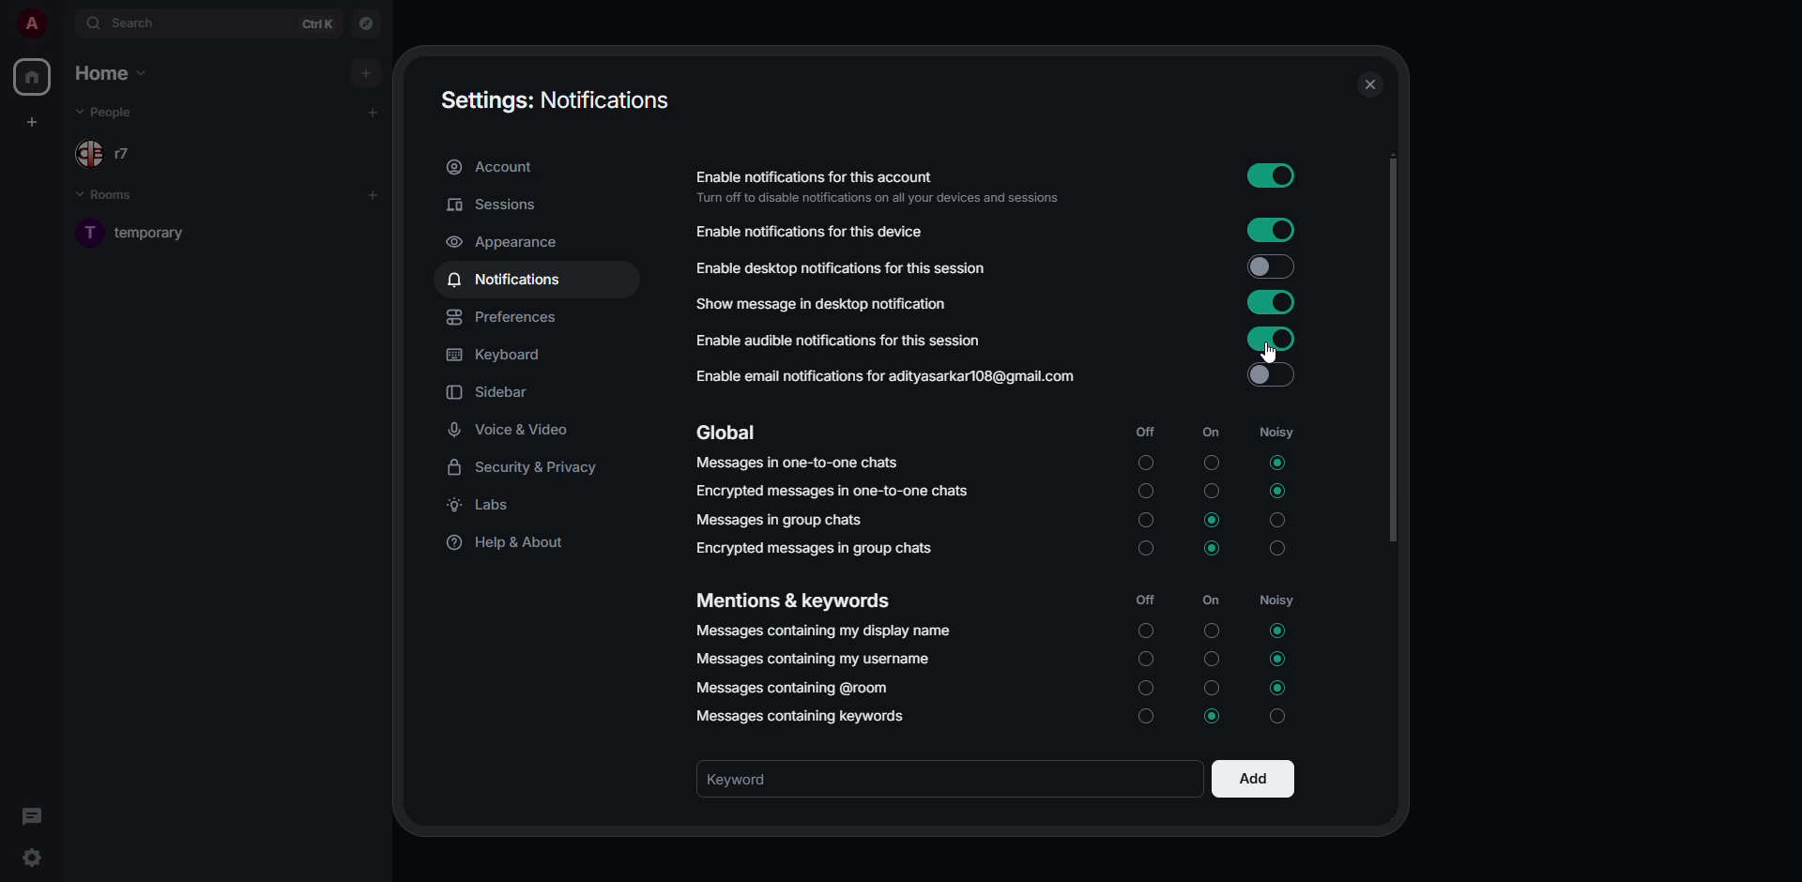 The width and height of the screenshot is (1802, 882). Describe the element at coordinates (494, 205) in the screenshot. I see `sessions` at that location.